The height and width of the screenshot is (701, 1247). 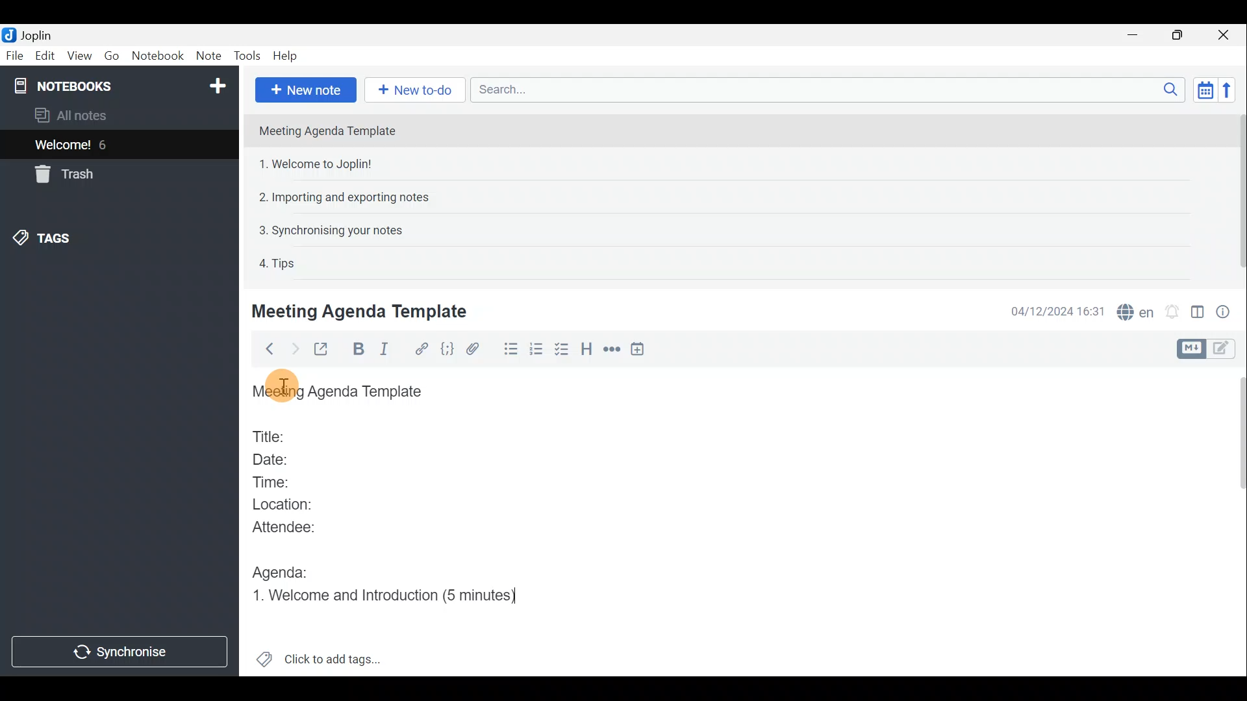 I want to click on 2. Importing and exporting notes, so click(x=349, y=197).